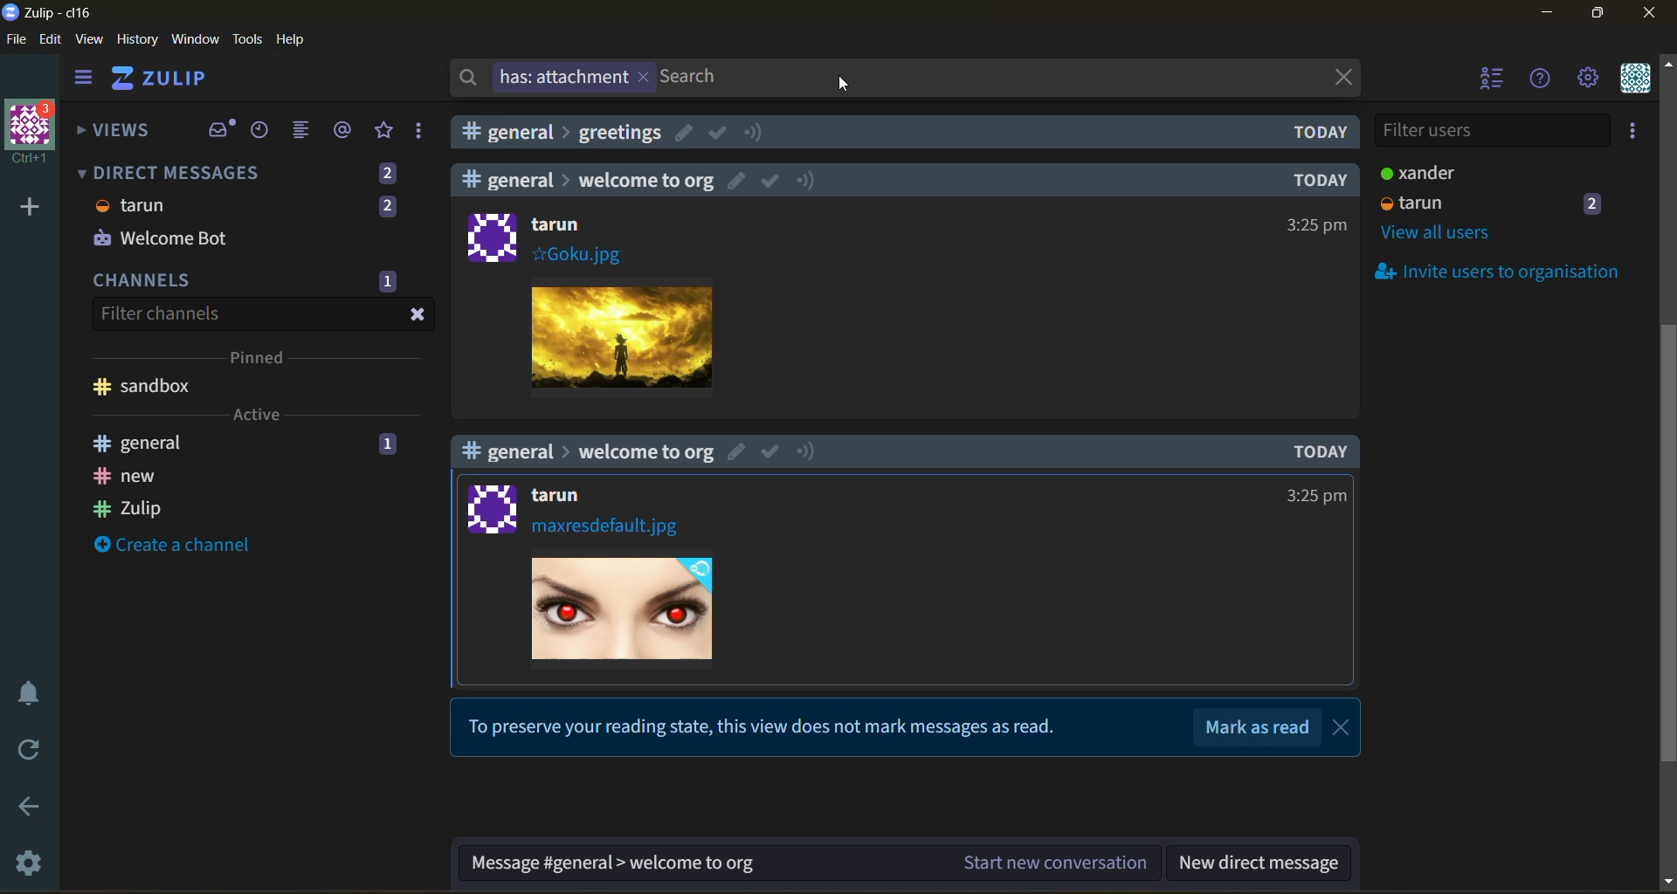 Image resolution: width=1677 pixels, height=894 pixels. What do you see at coordinates (35, 809) in the screenshot?
I see `go back` at bounding box center [35, 809].